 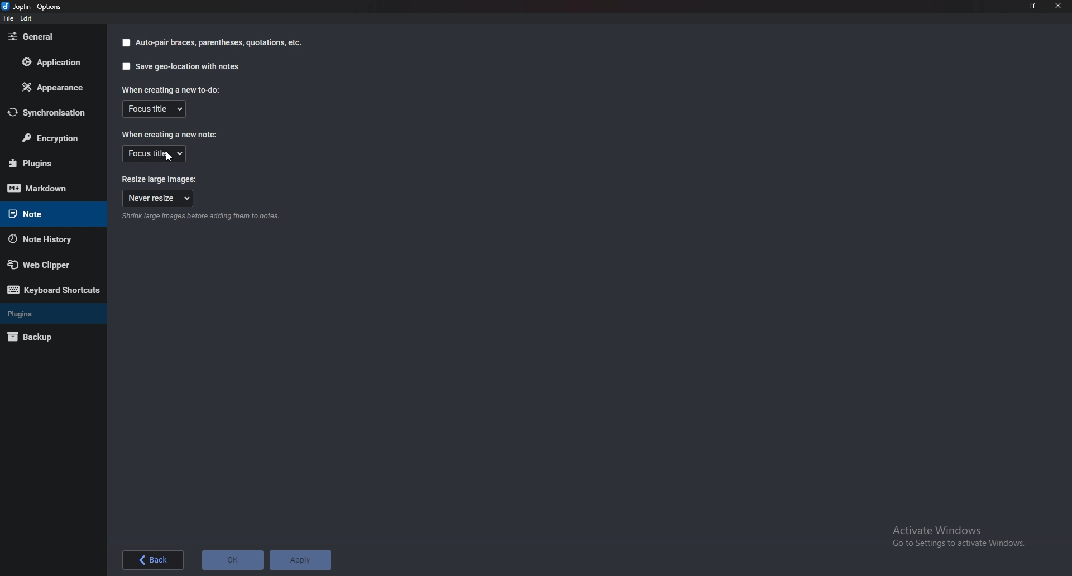 I want to click on general, so click(x=50, y=36).